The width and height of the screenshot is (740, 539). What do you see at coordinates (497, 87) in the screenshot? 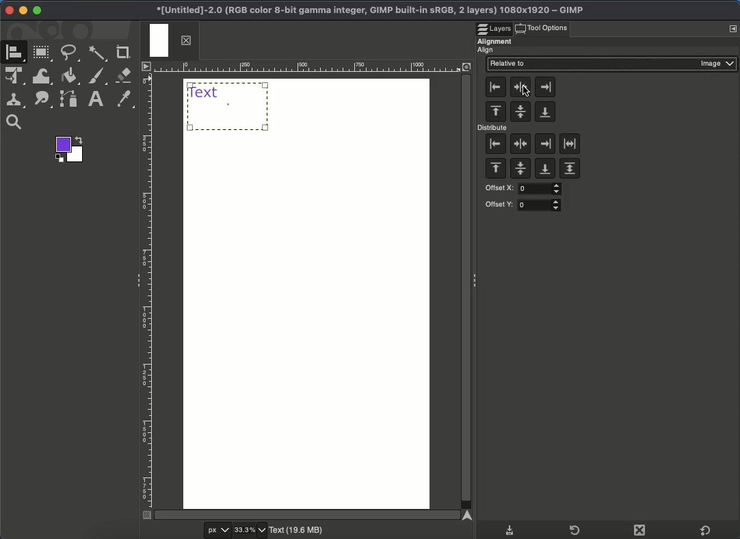
I see `Align to the left` at bounding box center [497, 87].